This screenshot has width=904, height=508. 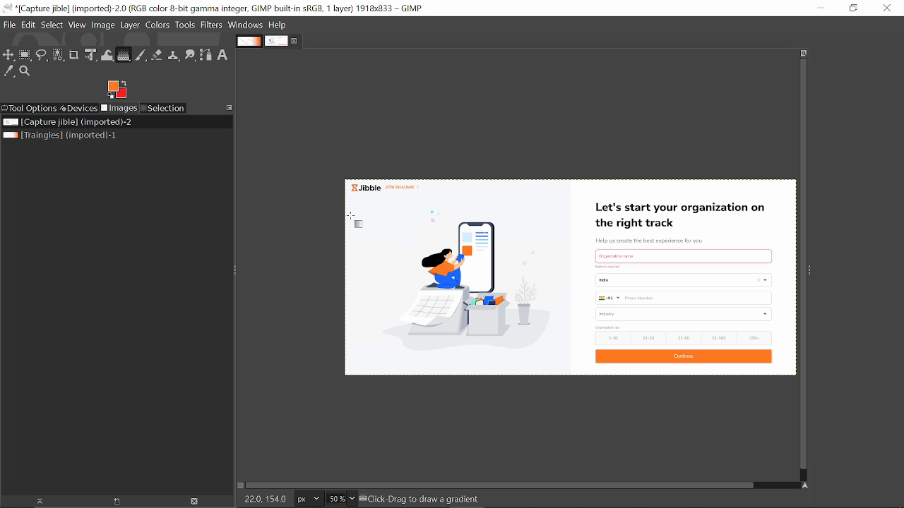 What do you see at coordinates (196, 502) in the screenshot?
I see `Delete  the image` at bounding box center [196, 502].